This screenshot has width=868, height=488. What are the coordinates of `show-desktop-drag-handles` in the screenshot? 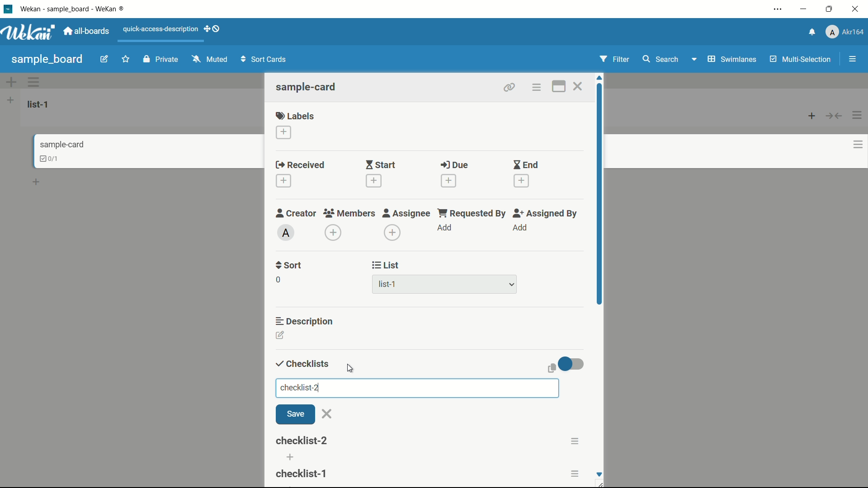 It's located at (213, 28).